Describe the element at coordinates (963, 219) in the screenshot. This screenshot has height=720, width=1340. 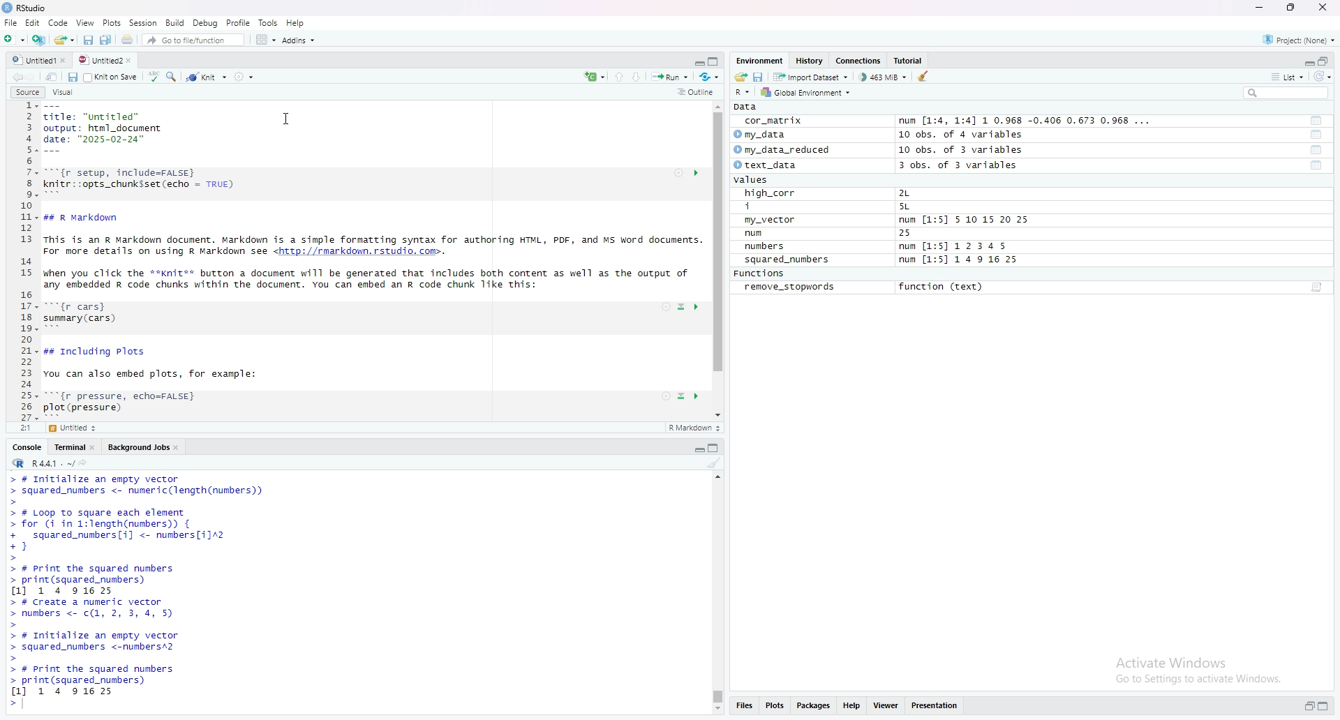
I see `num [1:5] 5 10 15 20 25` at that location.